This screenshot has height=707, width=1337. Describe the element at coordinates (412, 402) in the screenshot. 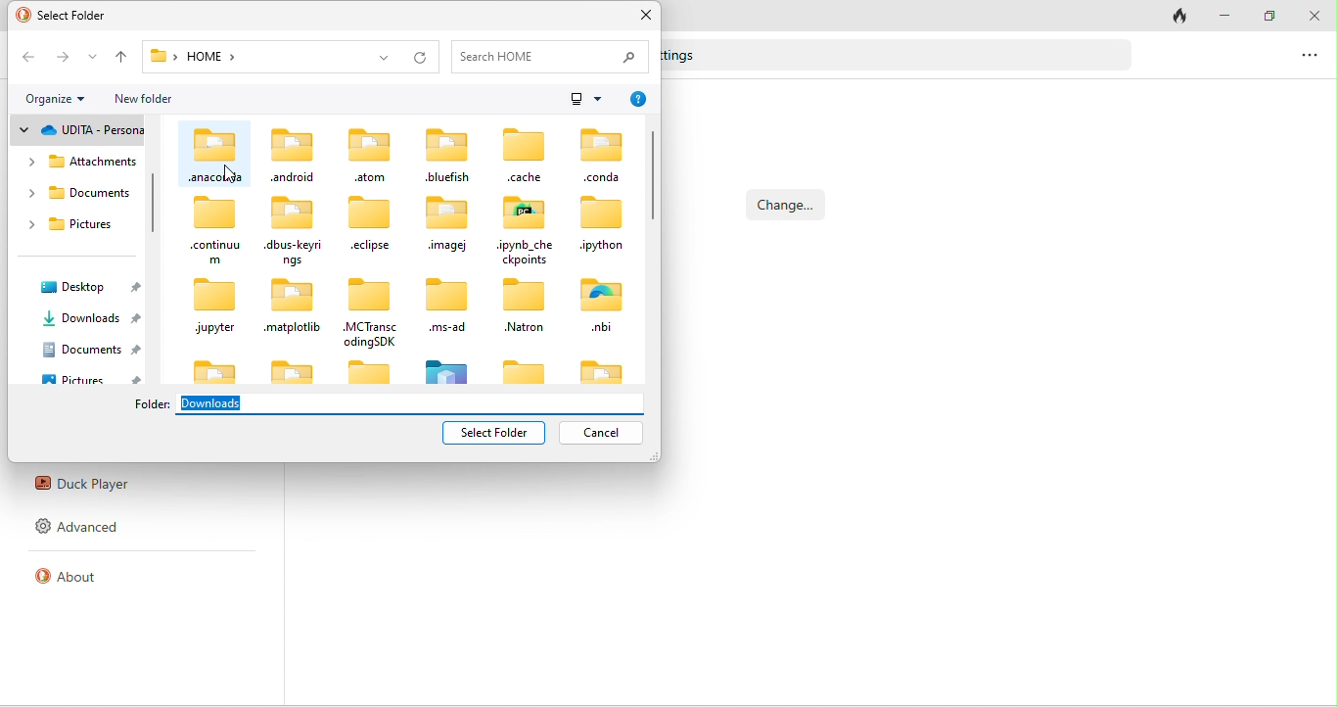

I see `downloads` at that location.